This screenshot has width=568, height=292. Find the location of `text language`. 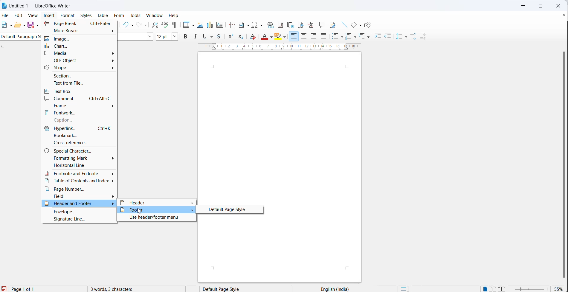

text language is located at coordinates (342, 288).